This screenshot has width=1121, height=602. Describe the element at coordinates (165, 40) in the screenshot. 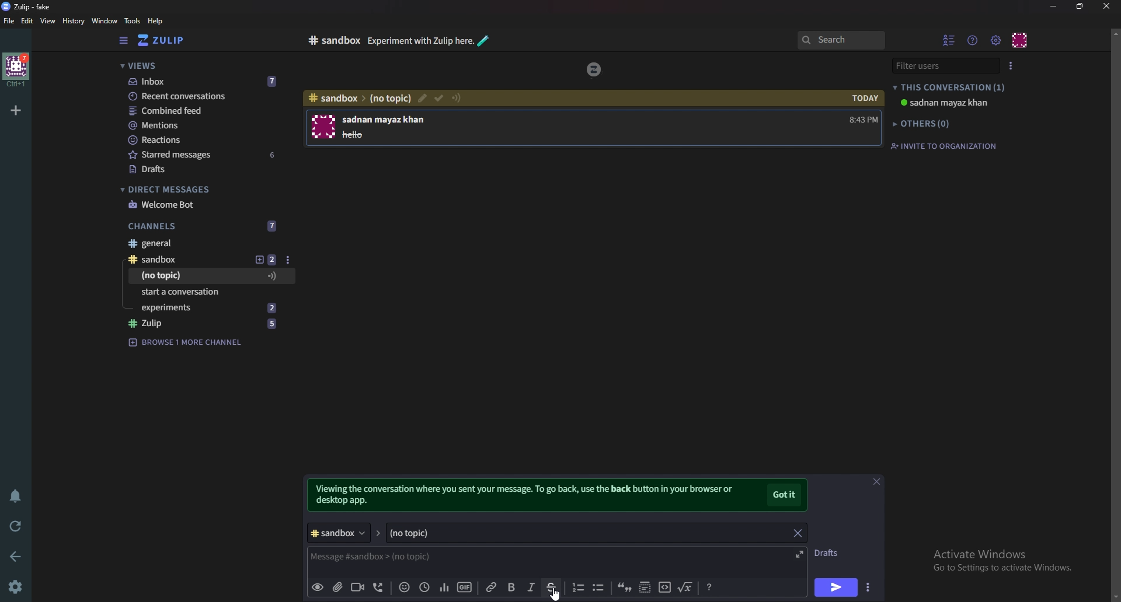

I see `Home view` at that location.